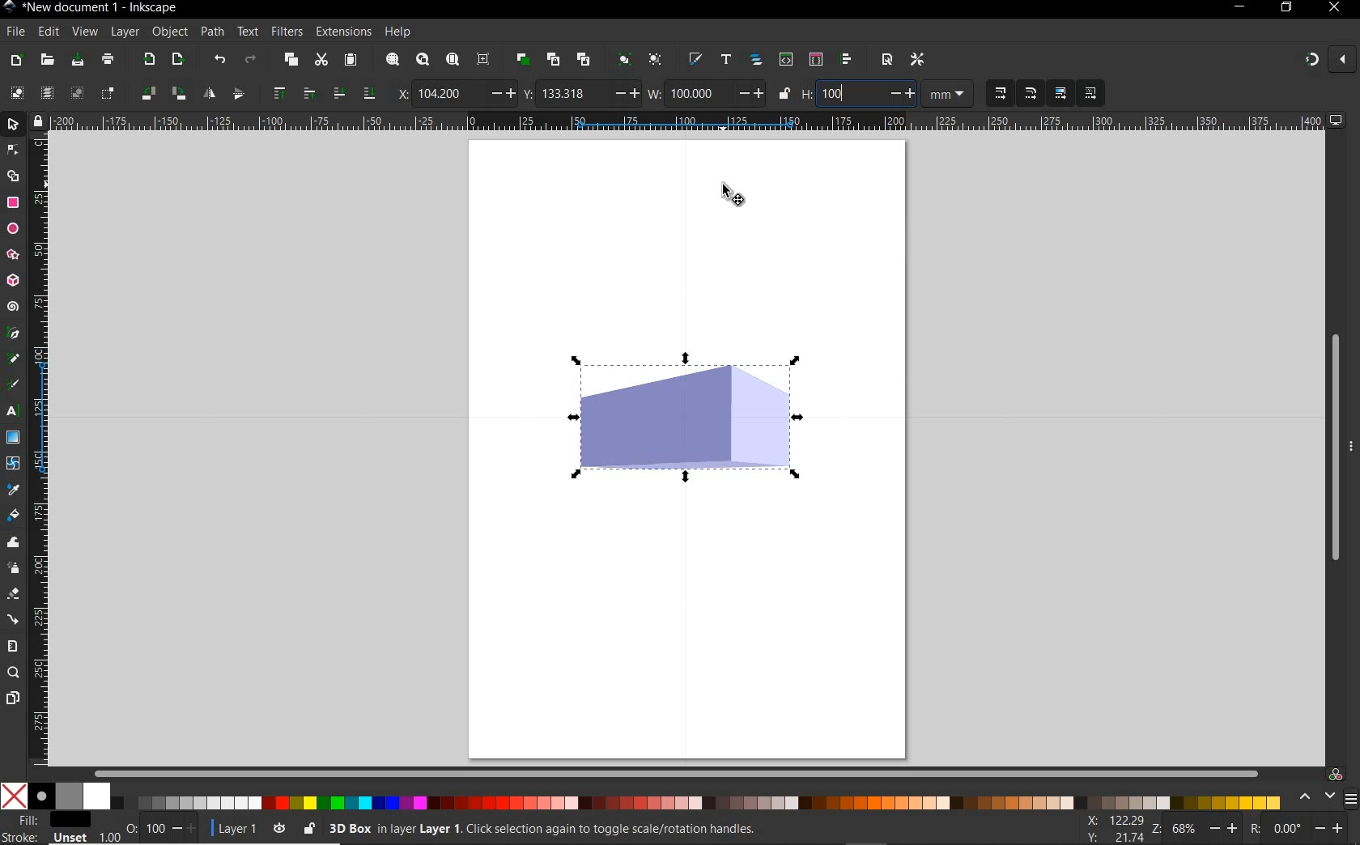 The width and height of the screenshot is (1360, 845). I want to click on import, so click(148, 59).